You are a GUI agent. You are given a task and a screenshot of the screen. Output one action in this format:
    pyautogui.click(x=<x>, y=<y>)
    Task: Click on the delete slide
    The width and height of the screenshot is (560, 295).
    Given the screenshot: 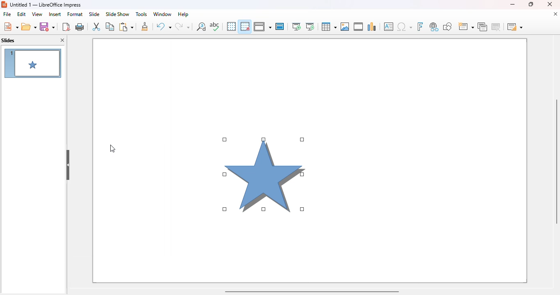 What is the action you would take?
    pyautogui.click(x=497, y=27)
    